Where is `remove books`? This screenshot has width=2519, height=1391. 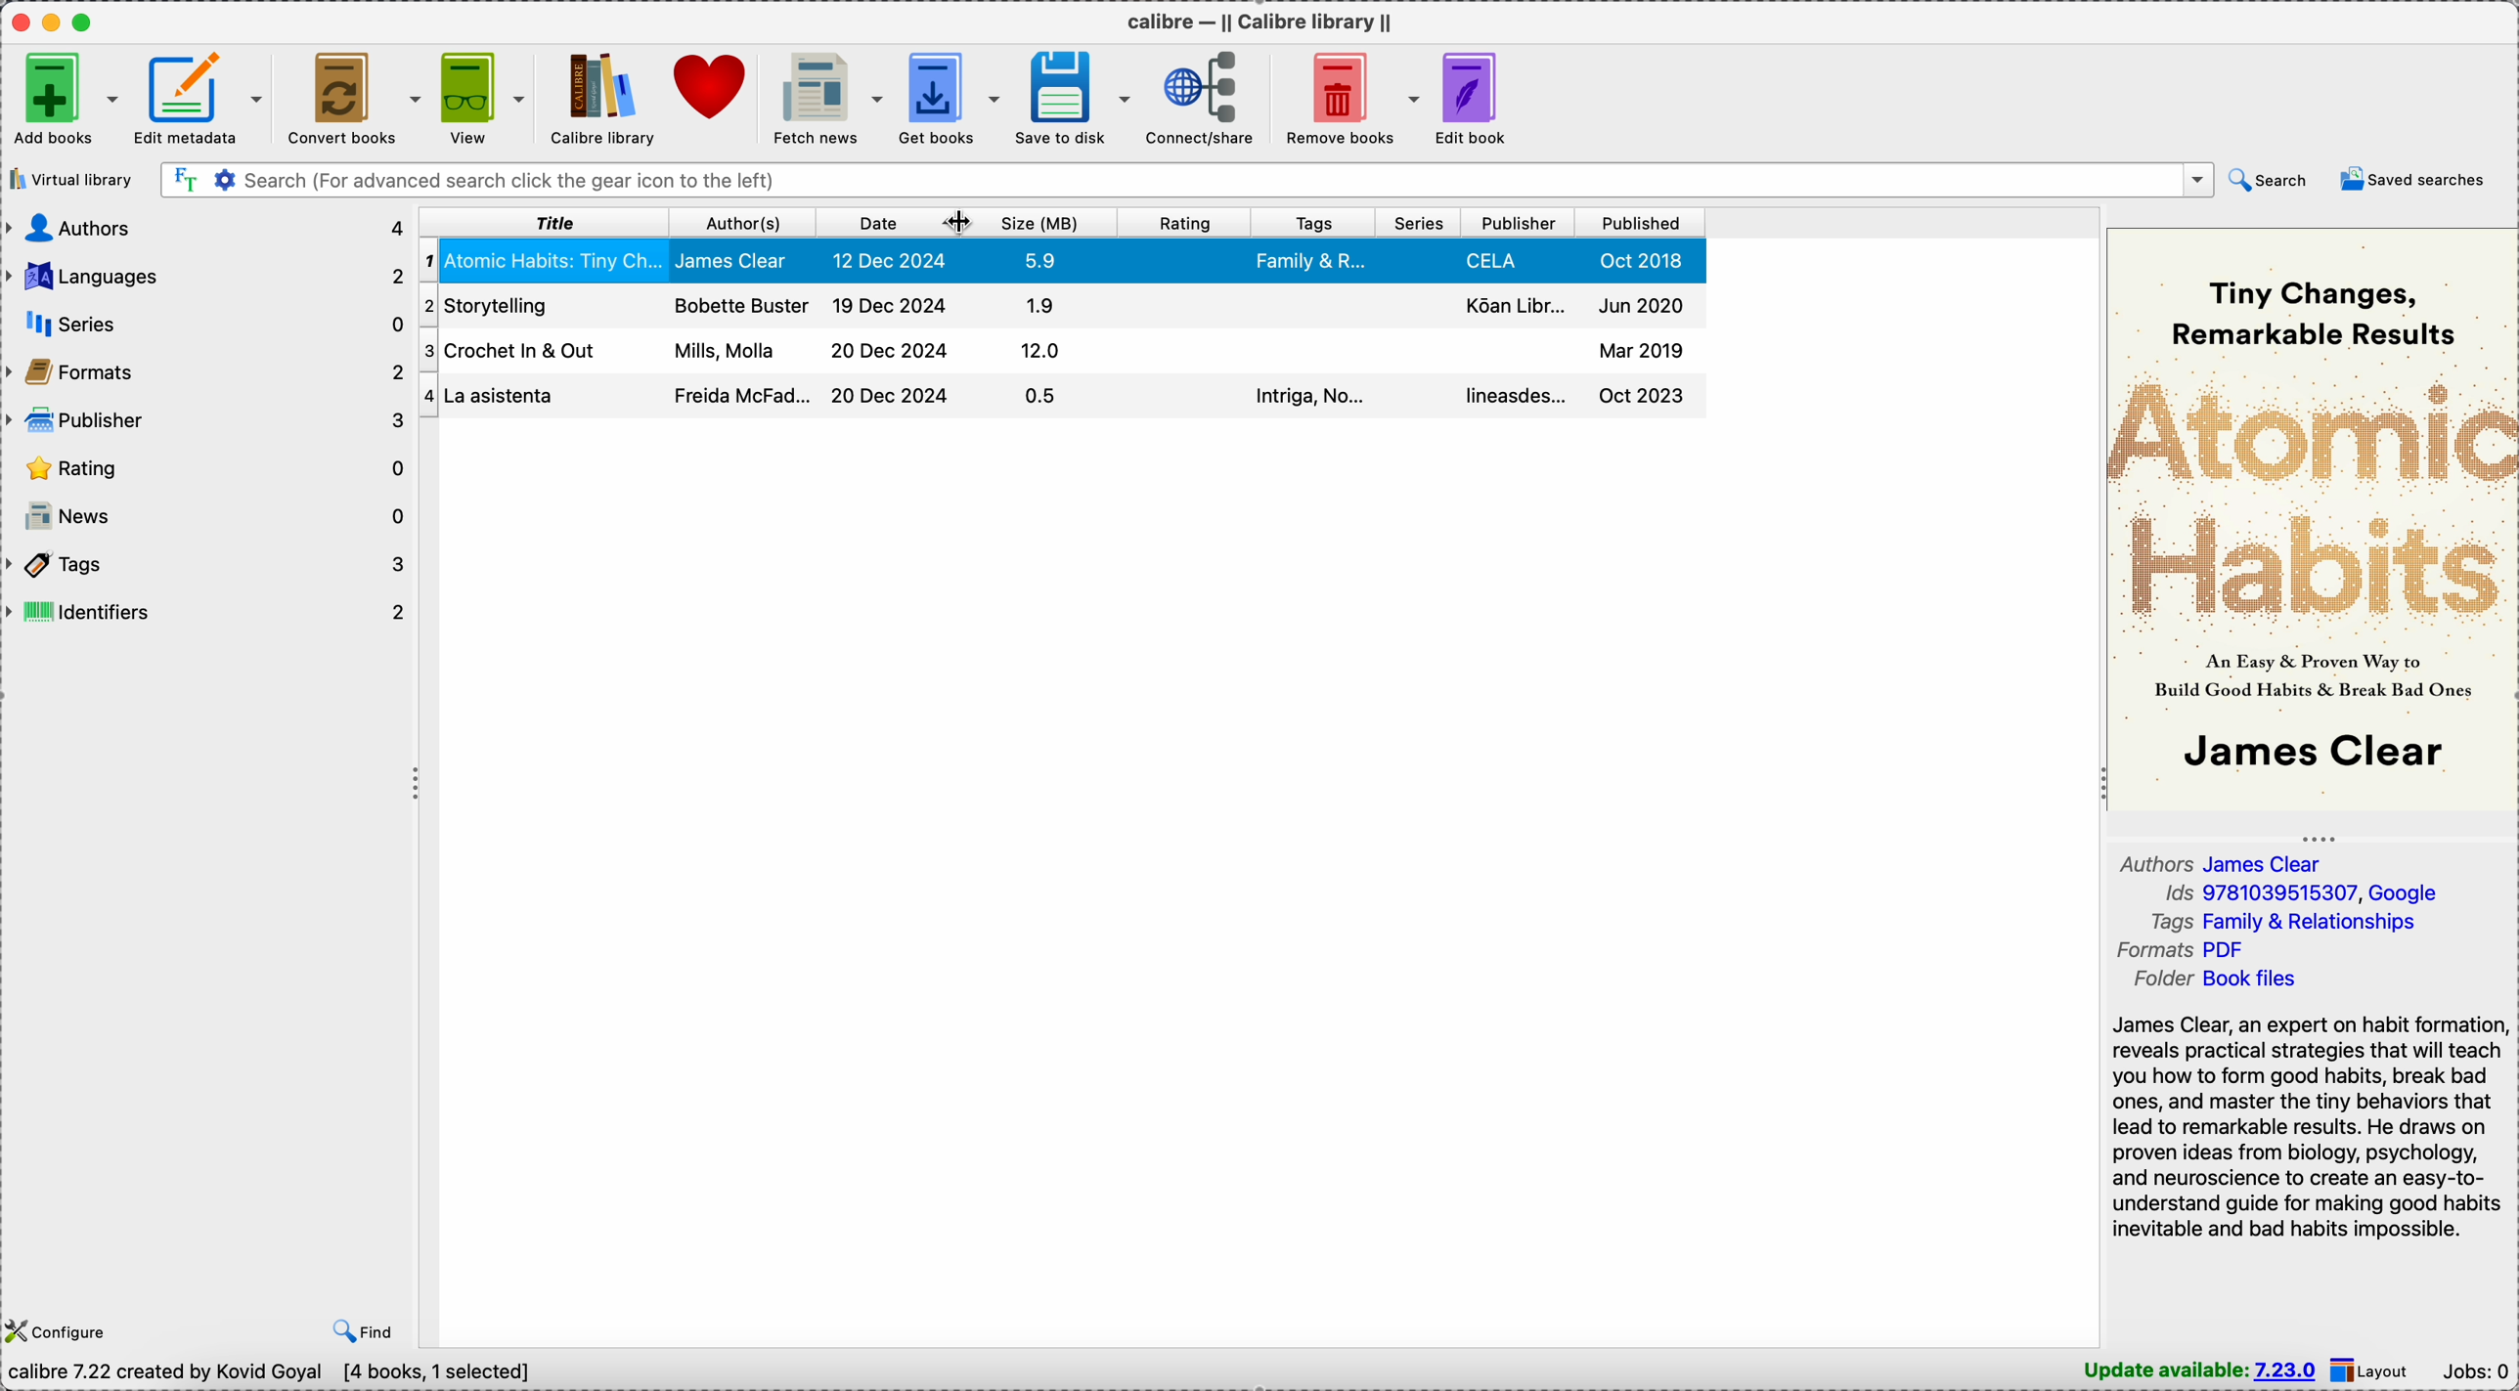 remove books is located at coordinates (1349, 97).